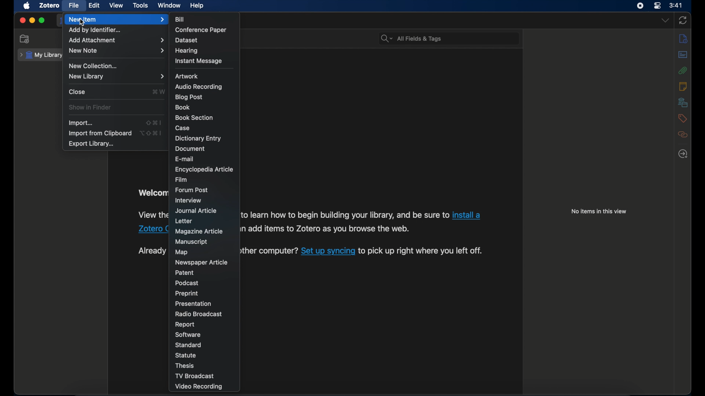  Describe the element at coordinates (100, 133) in the screenshot. I see `import from clipboard` at that location.